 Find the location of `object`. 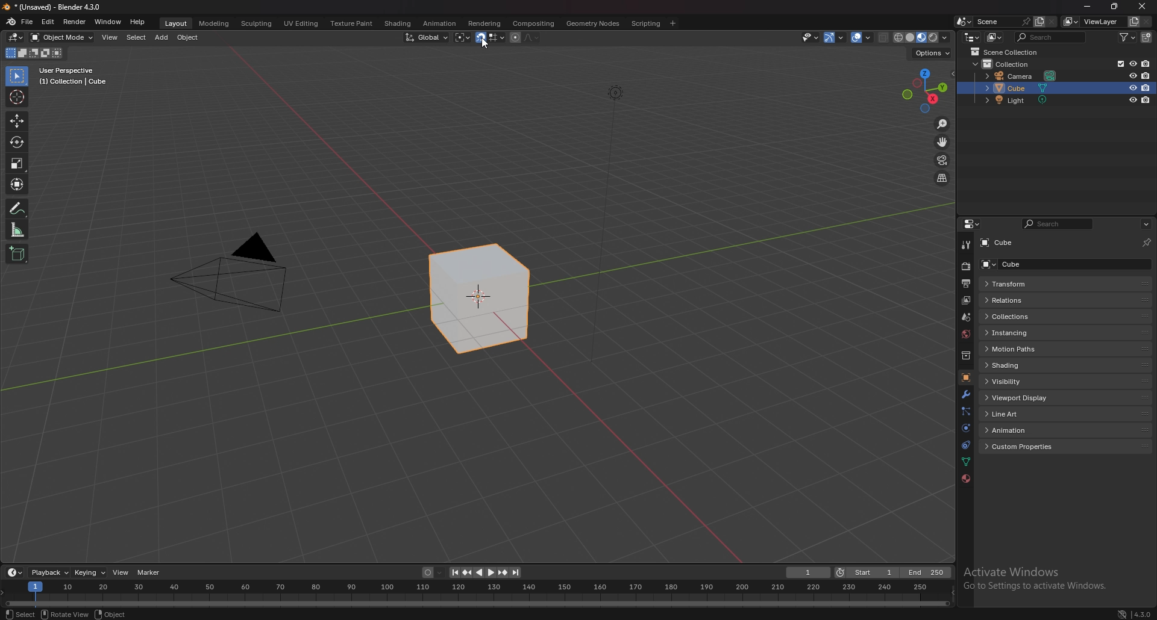

object is located at coordinates (113, 613).